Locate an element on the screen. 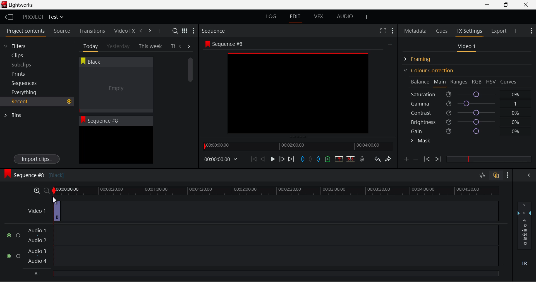  Export Panel is located at coordinates (500, 31).